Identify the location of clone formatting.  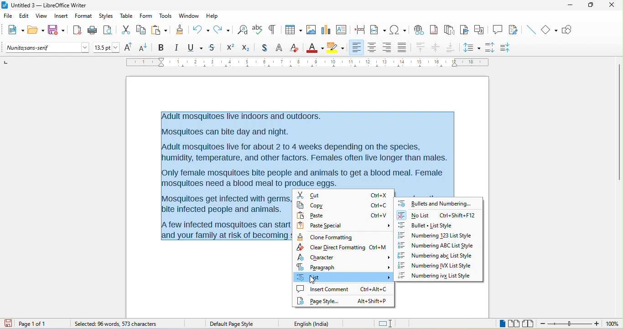
(181, 31).